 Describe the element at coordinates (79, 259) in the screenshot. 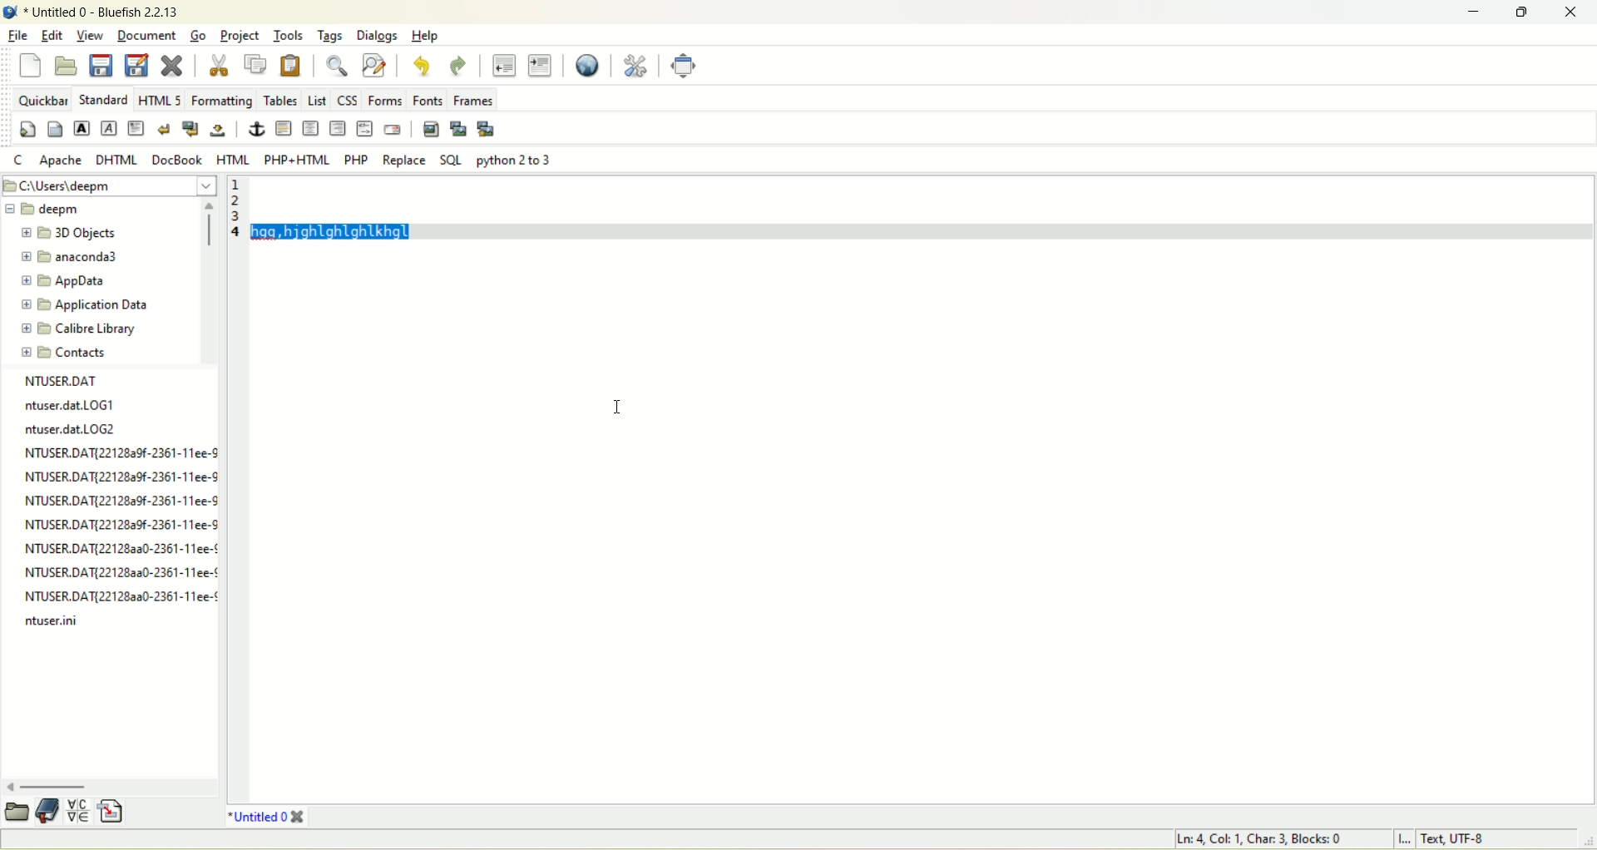

I see `folder name` at that location.